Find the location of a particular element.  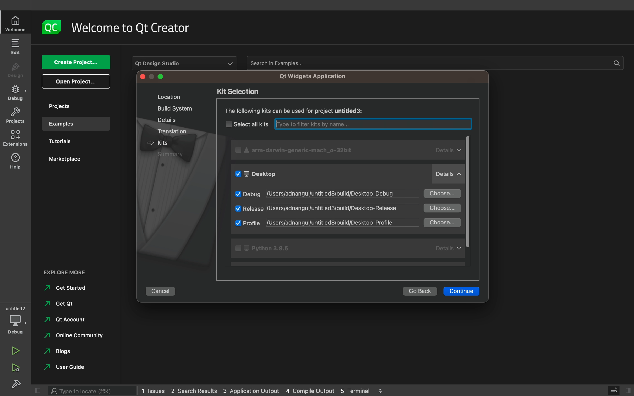

 is located at coordinates (63, 368).